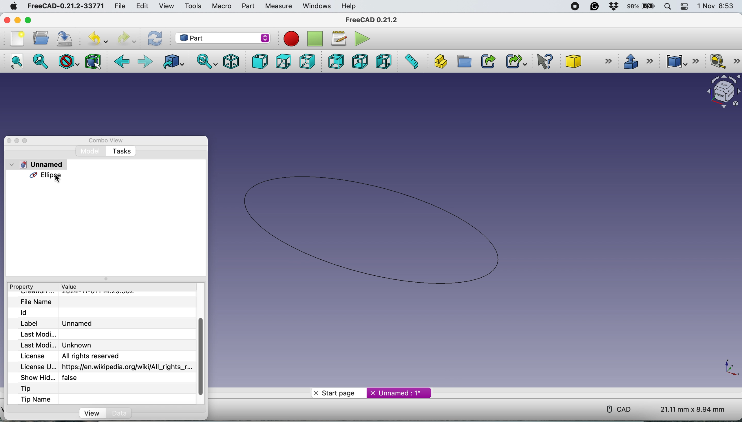 The height and width of the screenshot is (422, 742). I want to click on view, so click(166, 6).